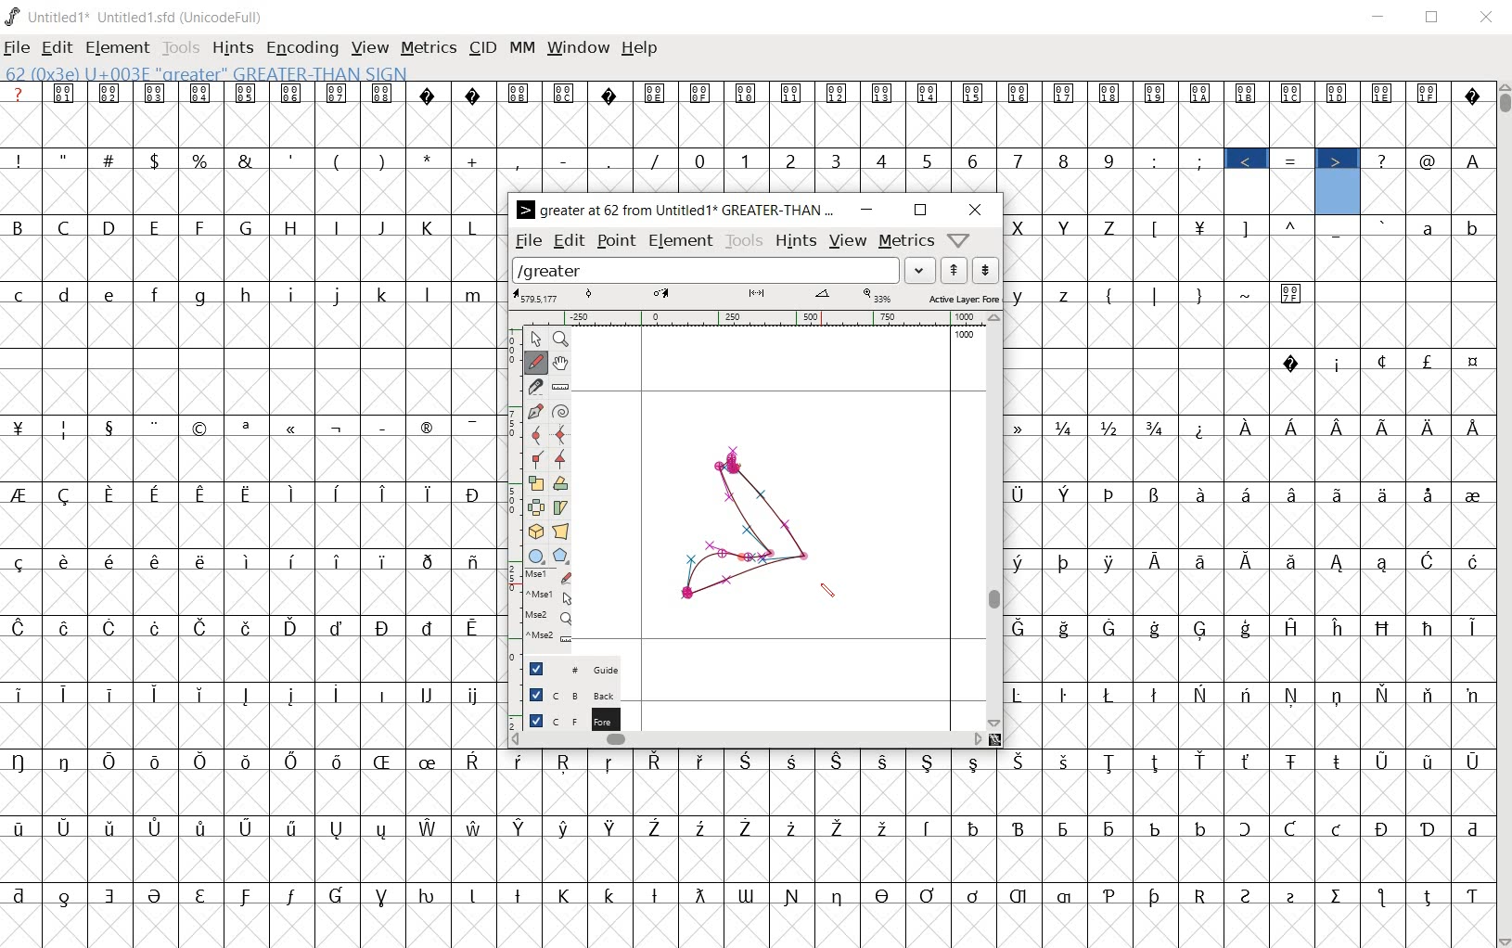 The image size is (1512, 948). I want to click on file, so click(527, 241).